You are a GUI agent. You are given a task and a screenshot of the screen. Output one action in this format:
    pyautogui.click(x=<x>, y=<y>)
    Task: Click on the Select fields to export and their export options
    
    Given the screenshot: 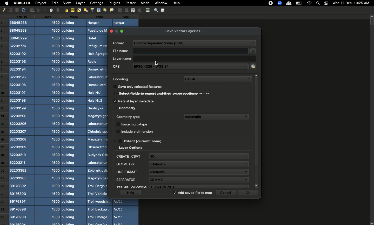 What is the action you would take?
    pyautogui.click(x=157, y=94)
    